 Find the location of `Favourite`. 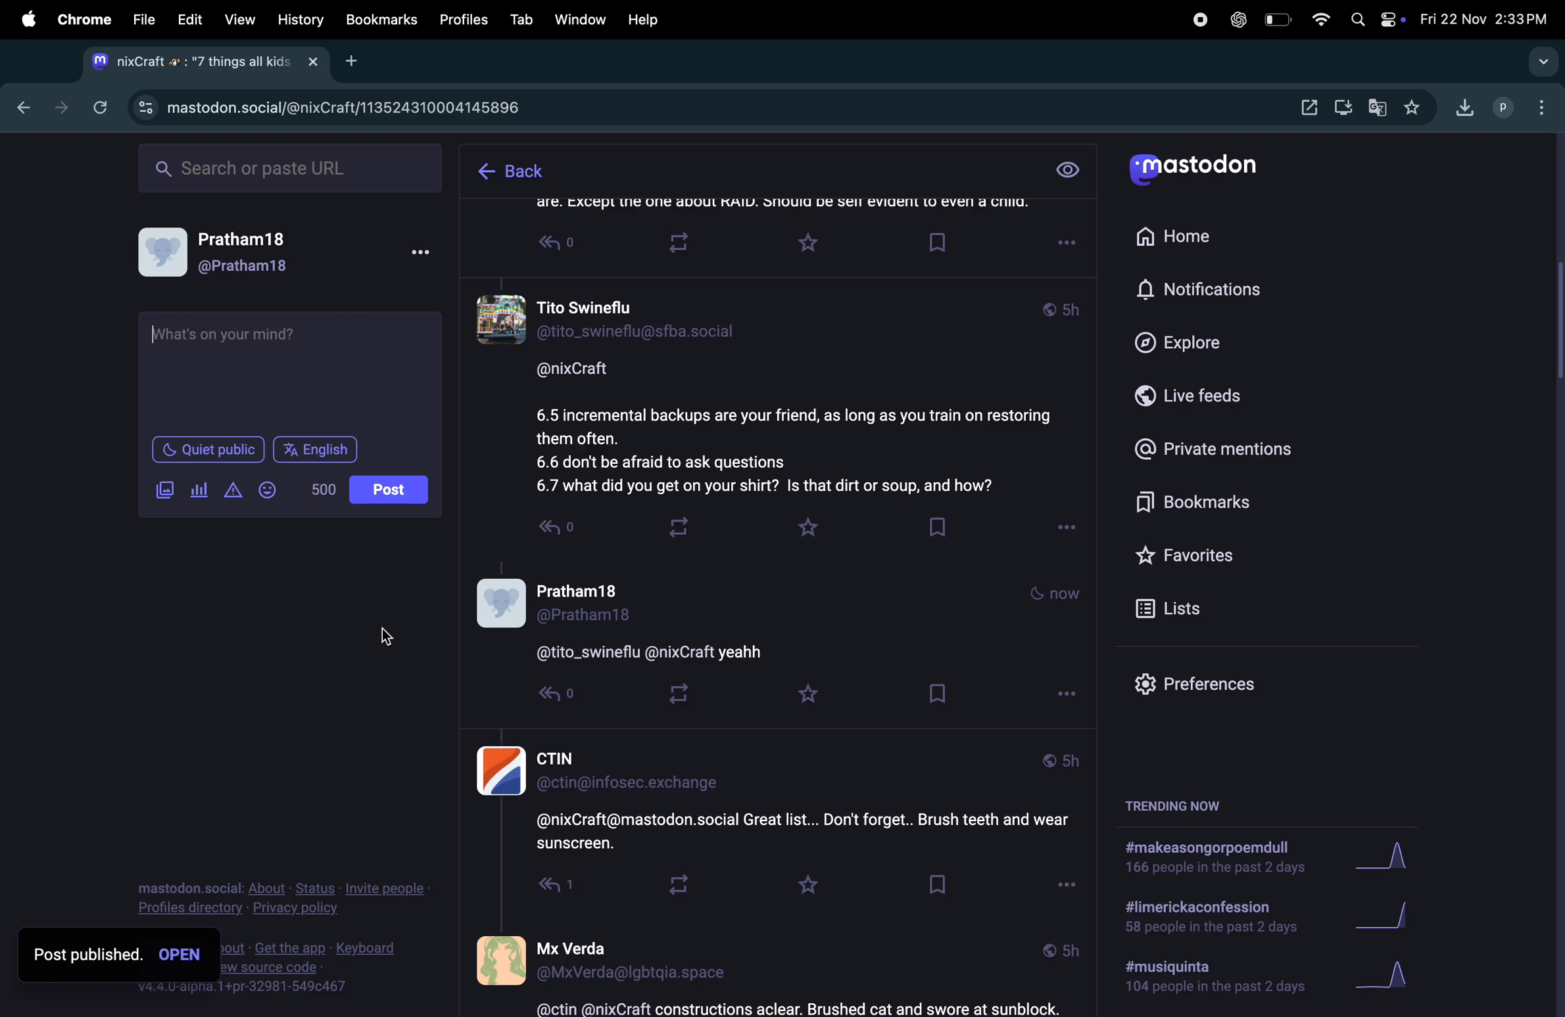

Favourite is located at coordinates (804, 692).